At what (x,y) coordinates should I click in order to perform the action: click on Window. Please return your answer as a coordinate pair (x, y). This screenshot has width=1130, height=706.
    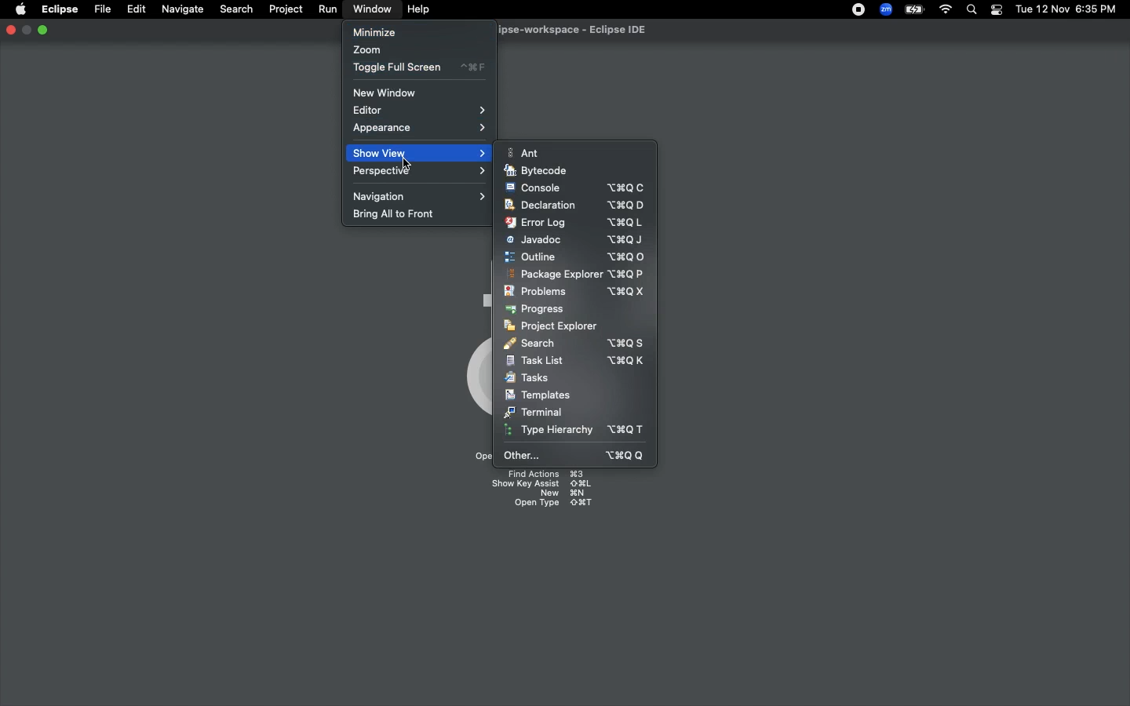
    Looking at the image, I should click on (369, 9).